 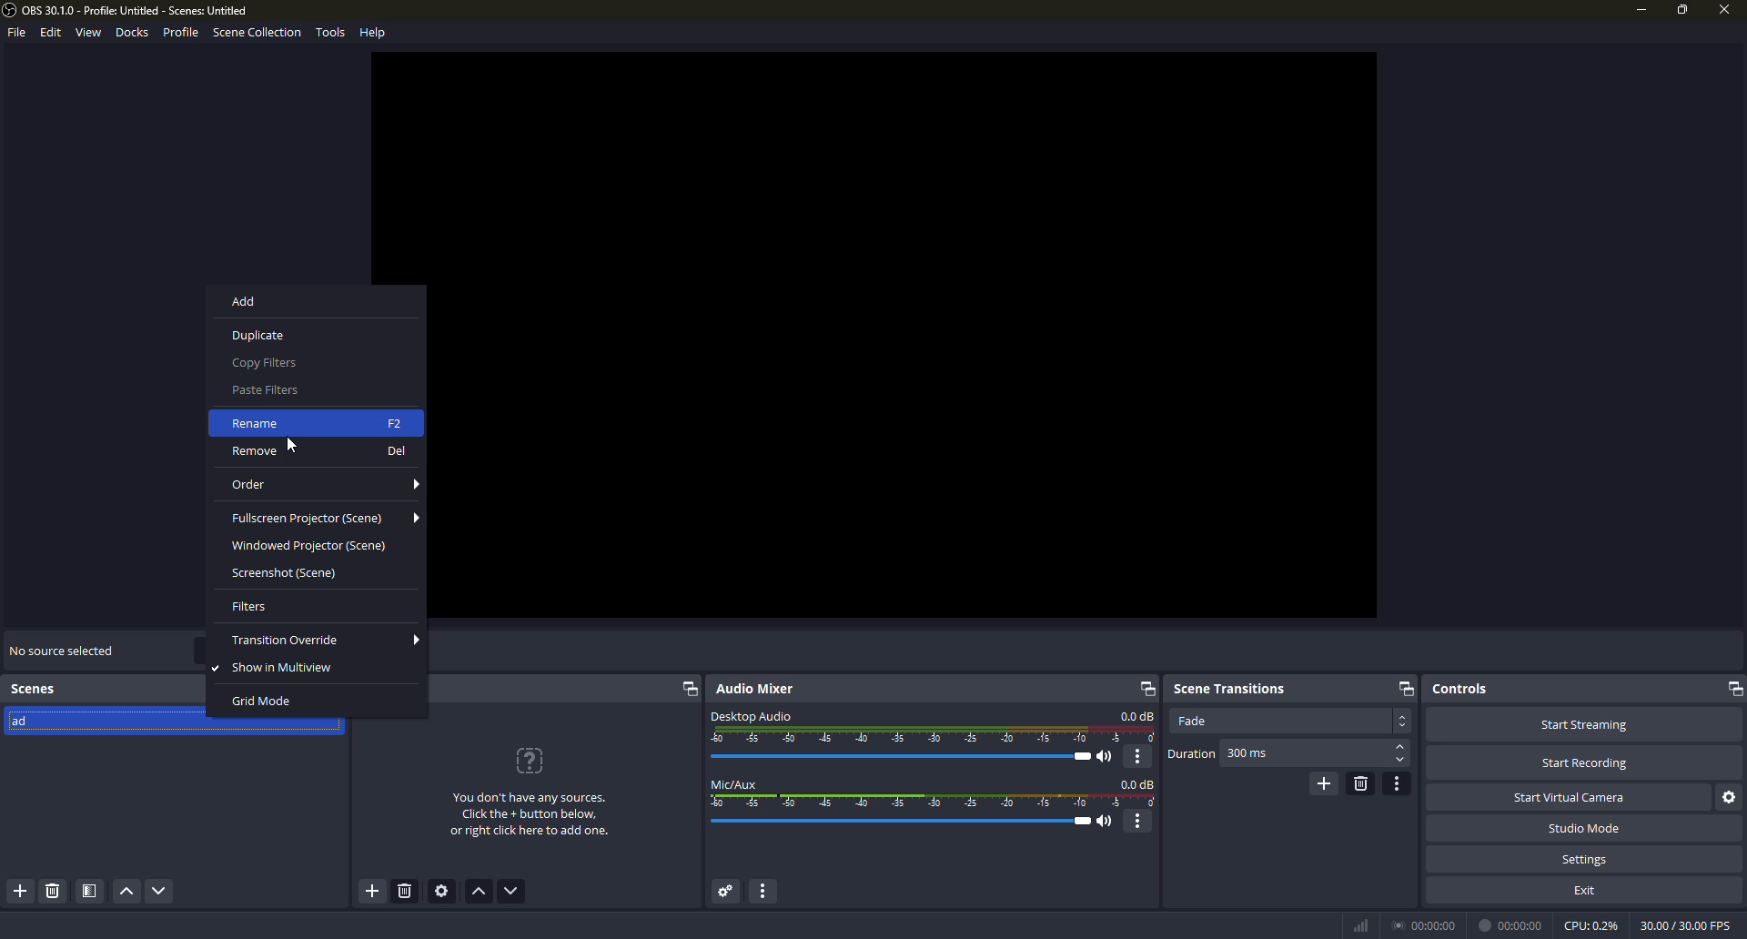 I want to click on time, so click(x=1513, y=924).